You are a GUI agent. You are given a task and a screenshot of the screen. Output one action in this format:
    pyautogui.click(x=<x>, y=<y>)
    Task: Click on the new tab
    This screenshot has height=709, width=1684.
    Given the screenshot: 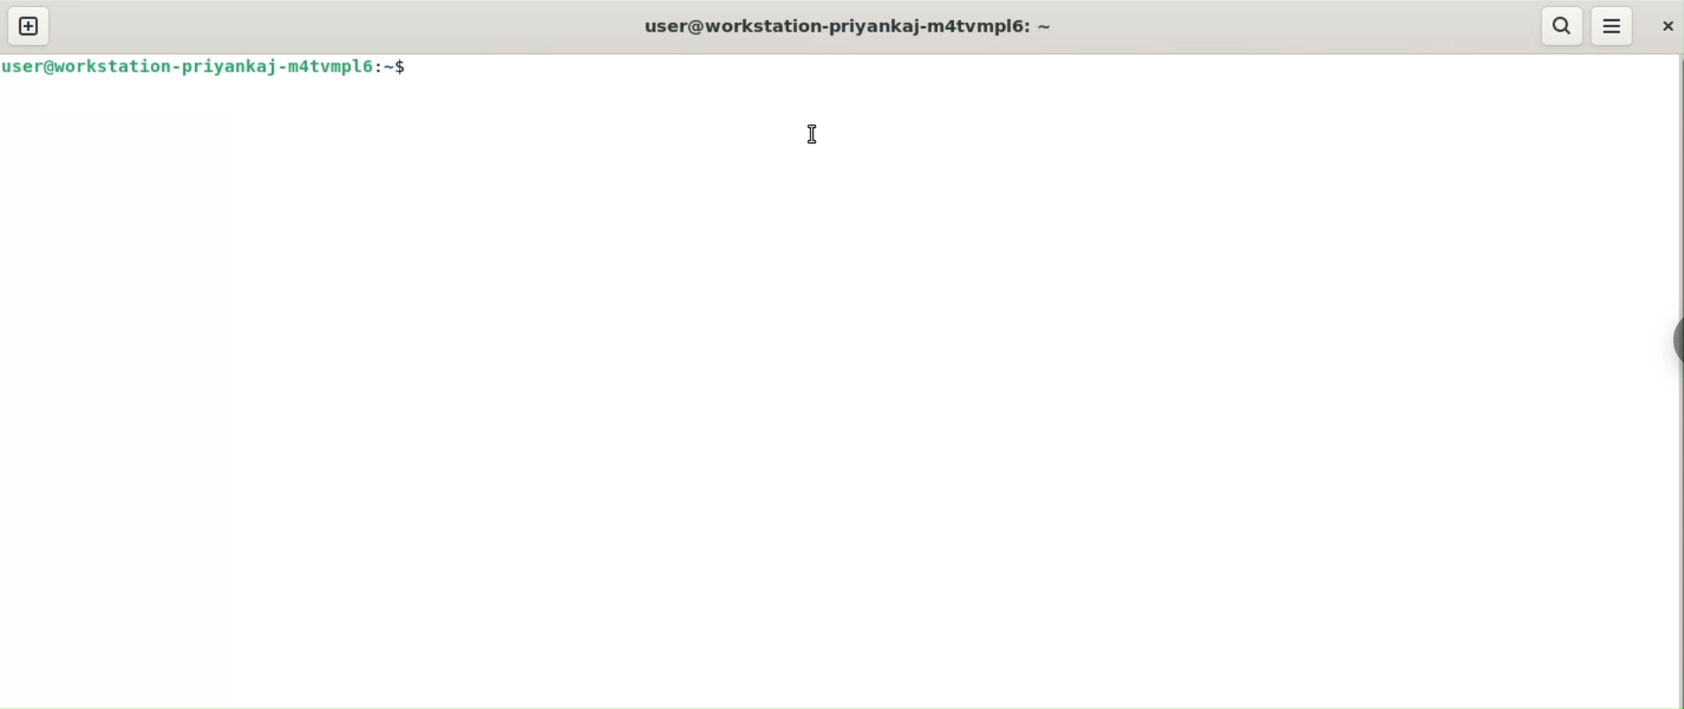 What is the action you would take?
    pyautogui.click(x=27, y=26)
    